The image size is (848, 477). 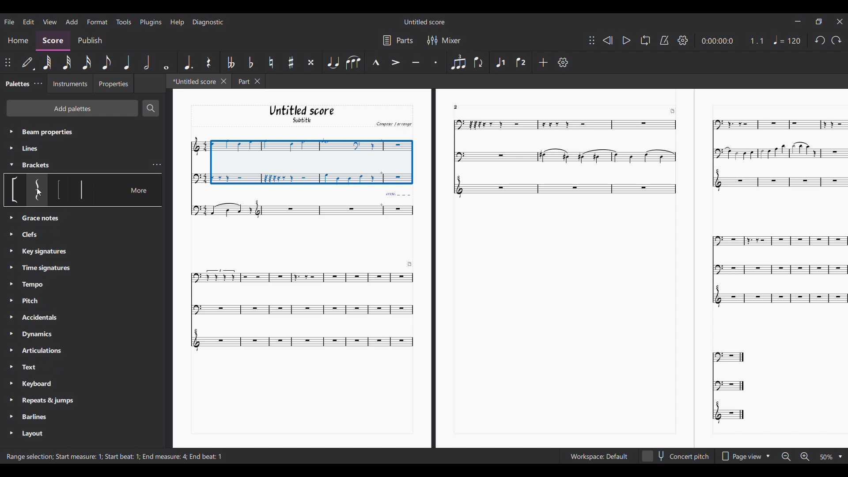 What do you see at coordinates (739, 456) in the screenshot?
I see `Page view options` at bounding box center [739, 456].